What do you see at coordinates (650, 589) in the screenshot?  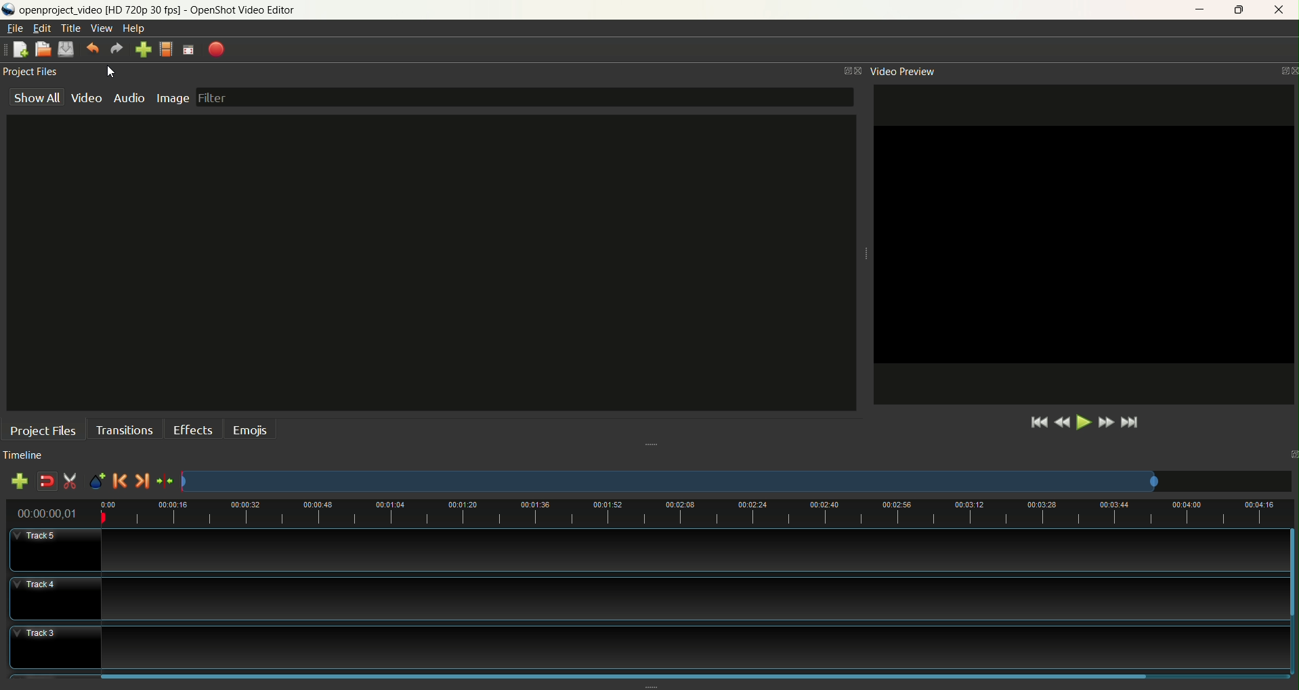 I see `track4` at bounding box center [650, 589].